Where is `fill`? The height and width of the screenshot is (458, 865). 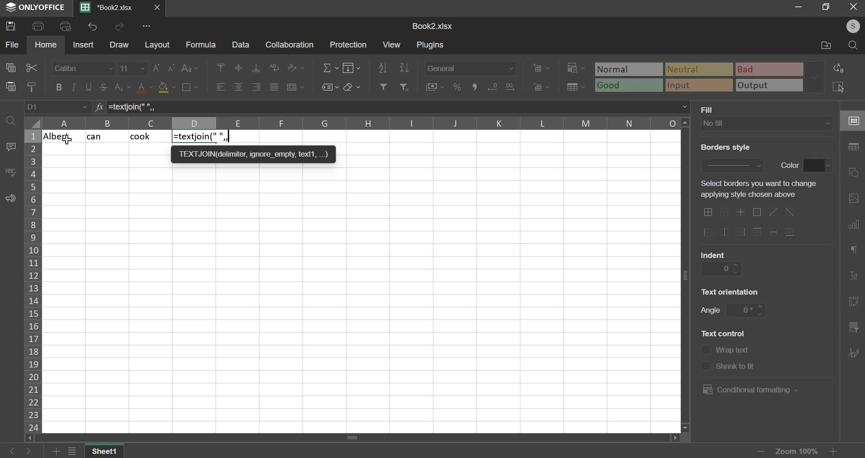
fill is located at coordinates (352, 67).